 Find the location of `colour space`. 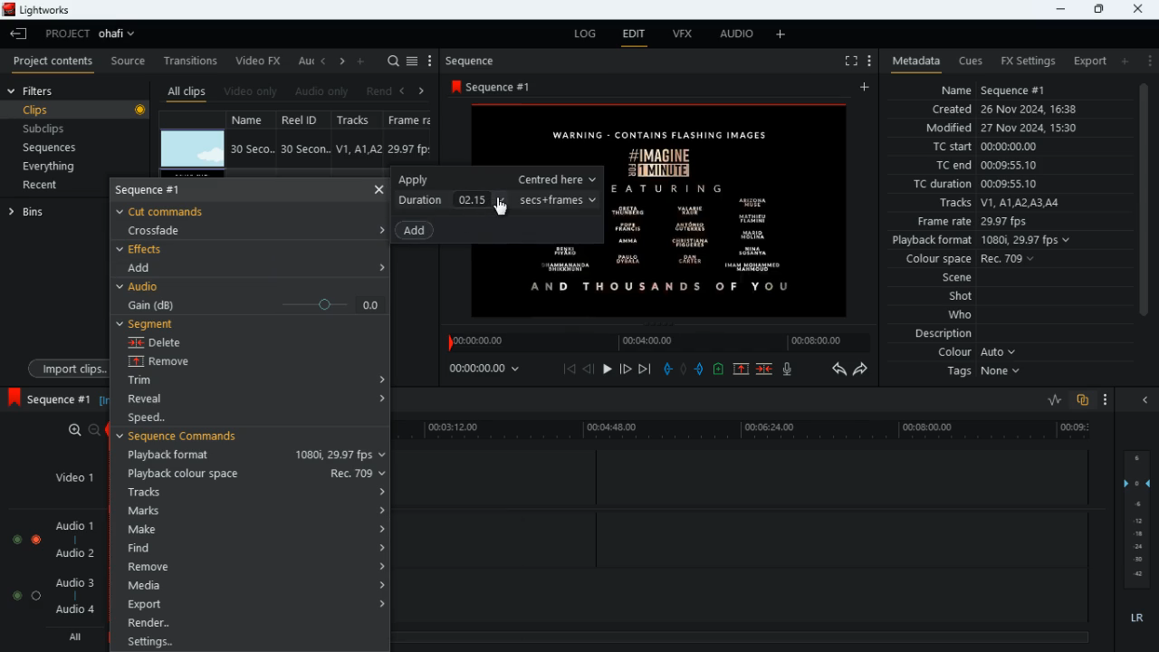

colour space is located at coordinates (965, 260).